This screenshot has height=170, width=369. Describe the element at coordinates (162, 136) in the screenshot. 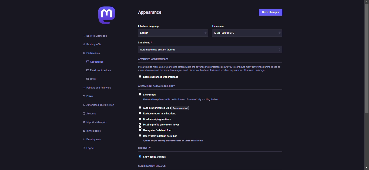

I see `use system's default scrollbar` at that location.